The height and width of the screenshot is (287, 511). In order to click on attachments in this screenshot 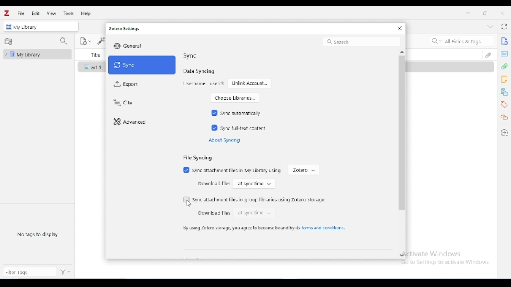, I will do `click(505, 67)`.